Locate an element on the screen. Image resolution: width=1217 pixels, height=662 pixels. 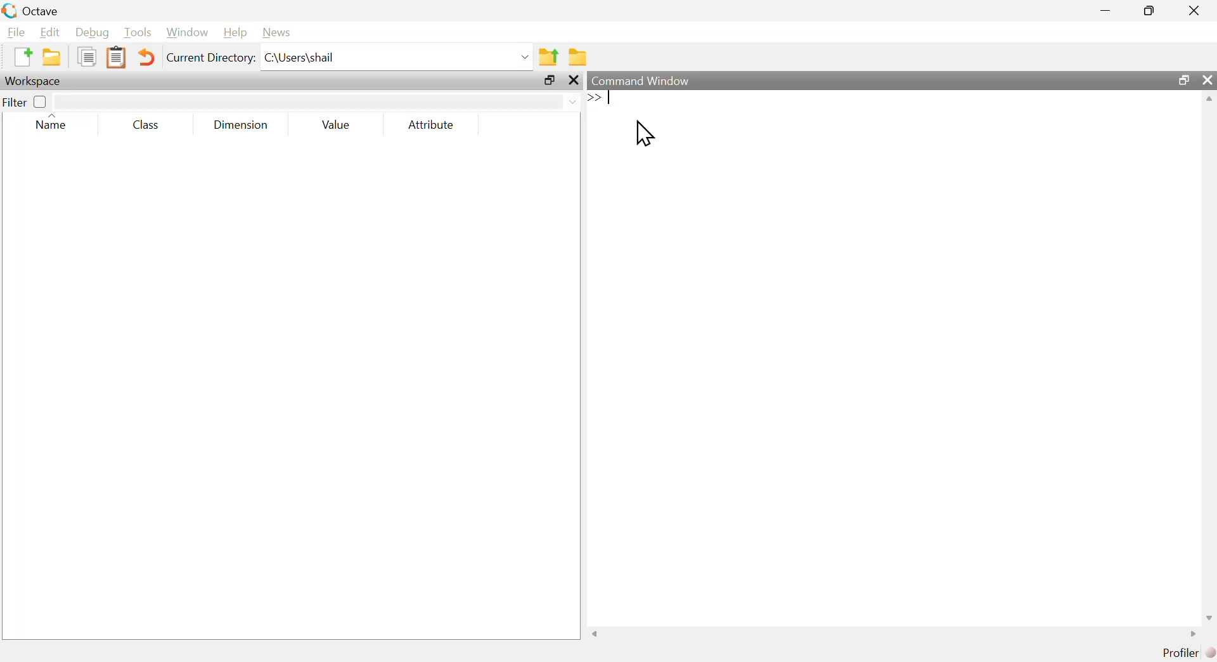
open folder is located at coordinates (49, 58).